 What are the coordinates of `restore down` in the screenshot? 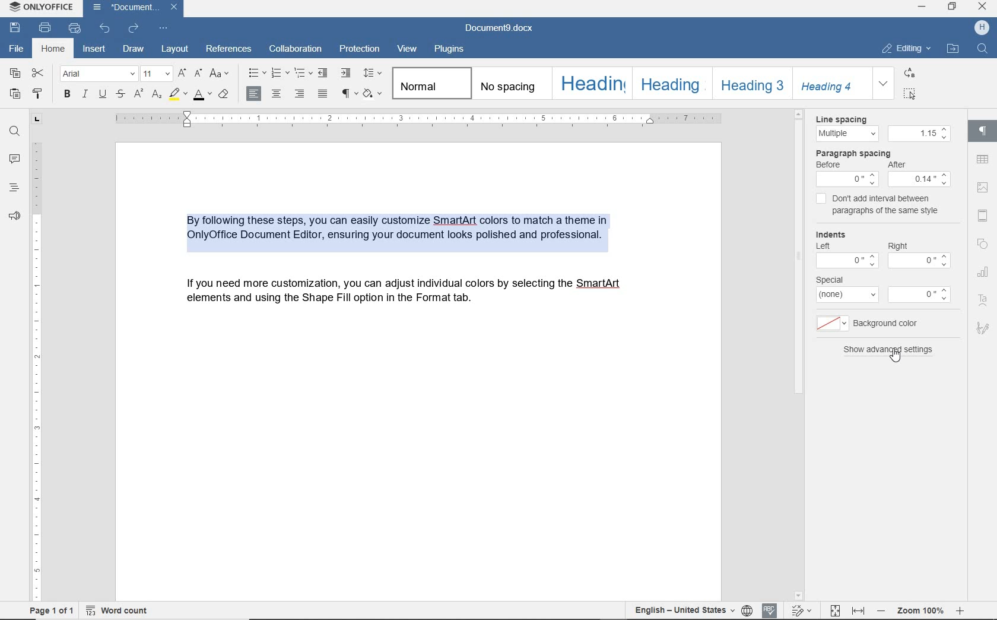 It's located at (953, 7).